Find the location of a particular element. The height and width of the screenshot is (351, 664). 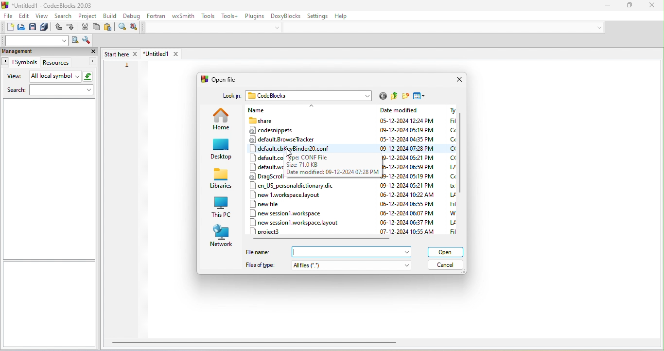

1 is located at coordinates (128, 65).